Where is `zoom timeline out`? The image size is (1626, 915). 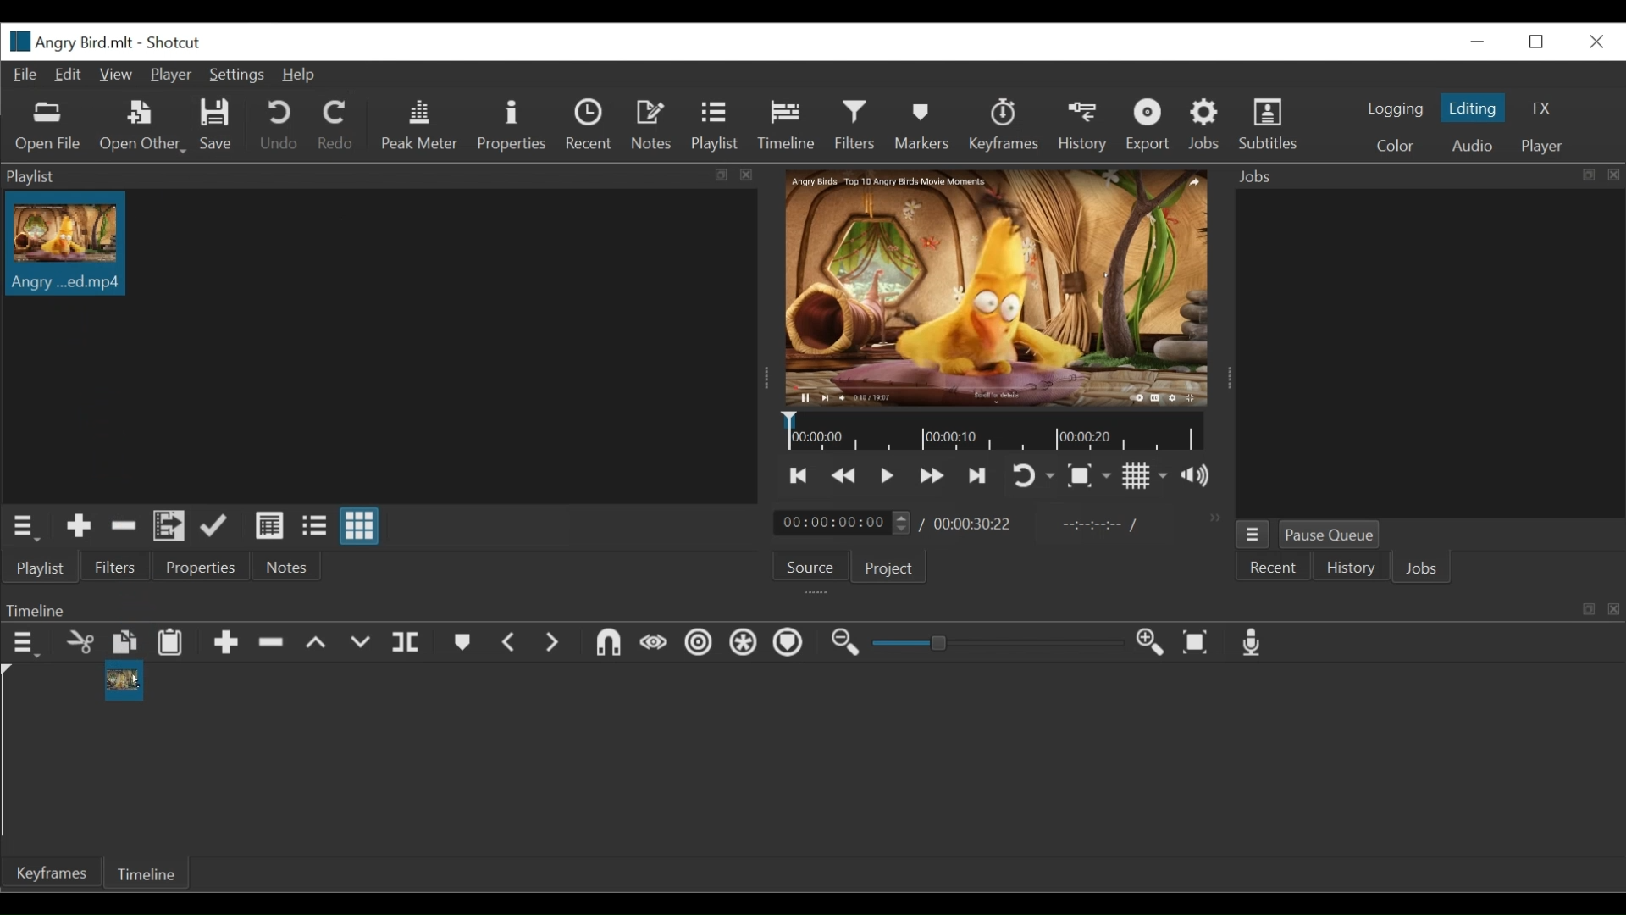
zoom timeline out is located at coordinates (848, 644).